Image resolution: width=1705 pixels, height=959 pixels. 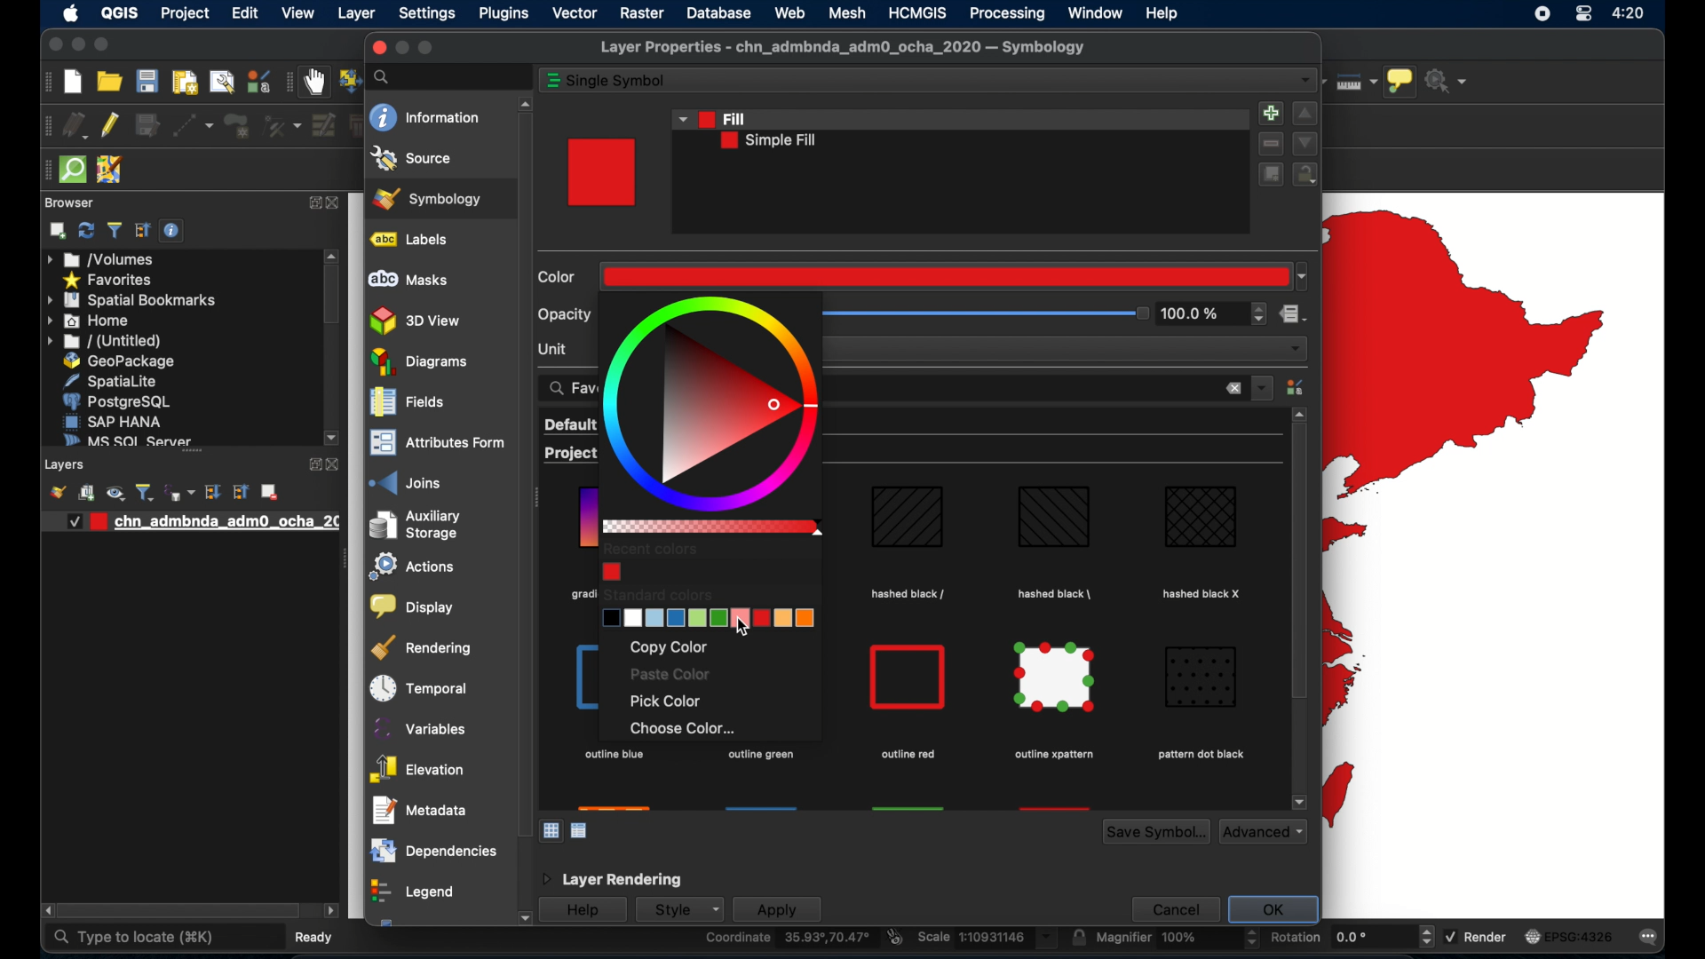 What do you see at coordinates (108, 82) in the screenshot?
I see `open project ` at bounding box center [108, 82].